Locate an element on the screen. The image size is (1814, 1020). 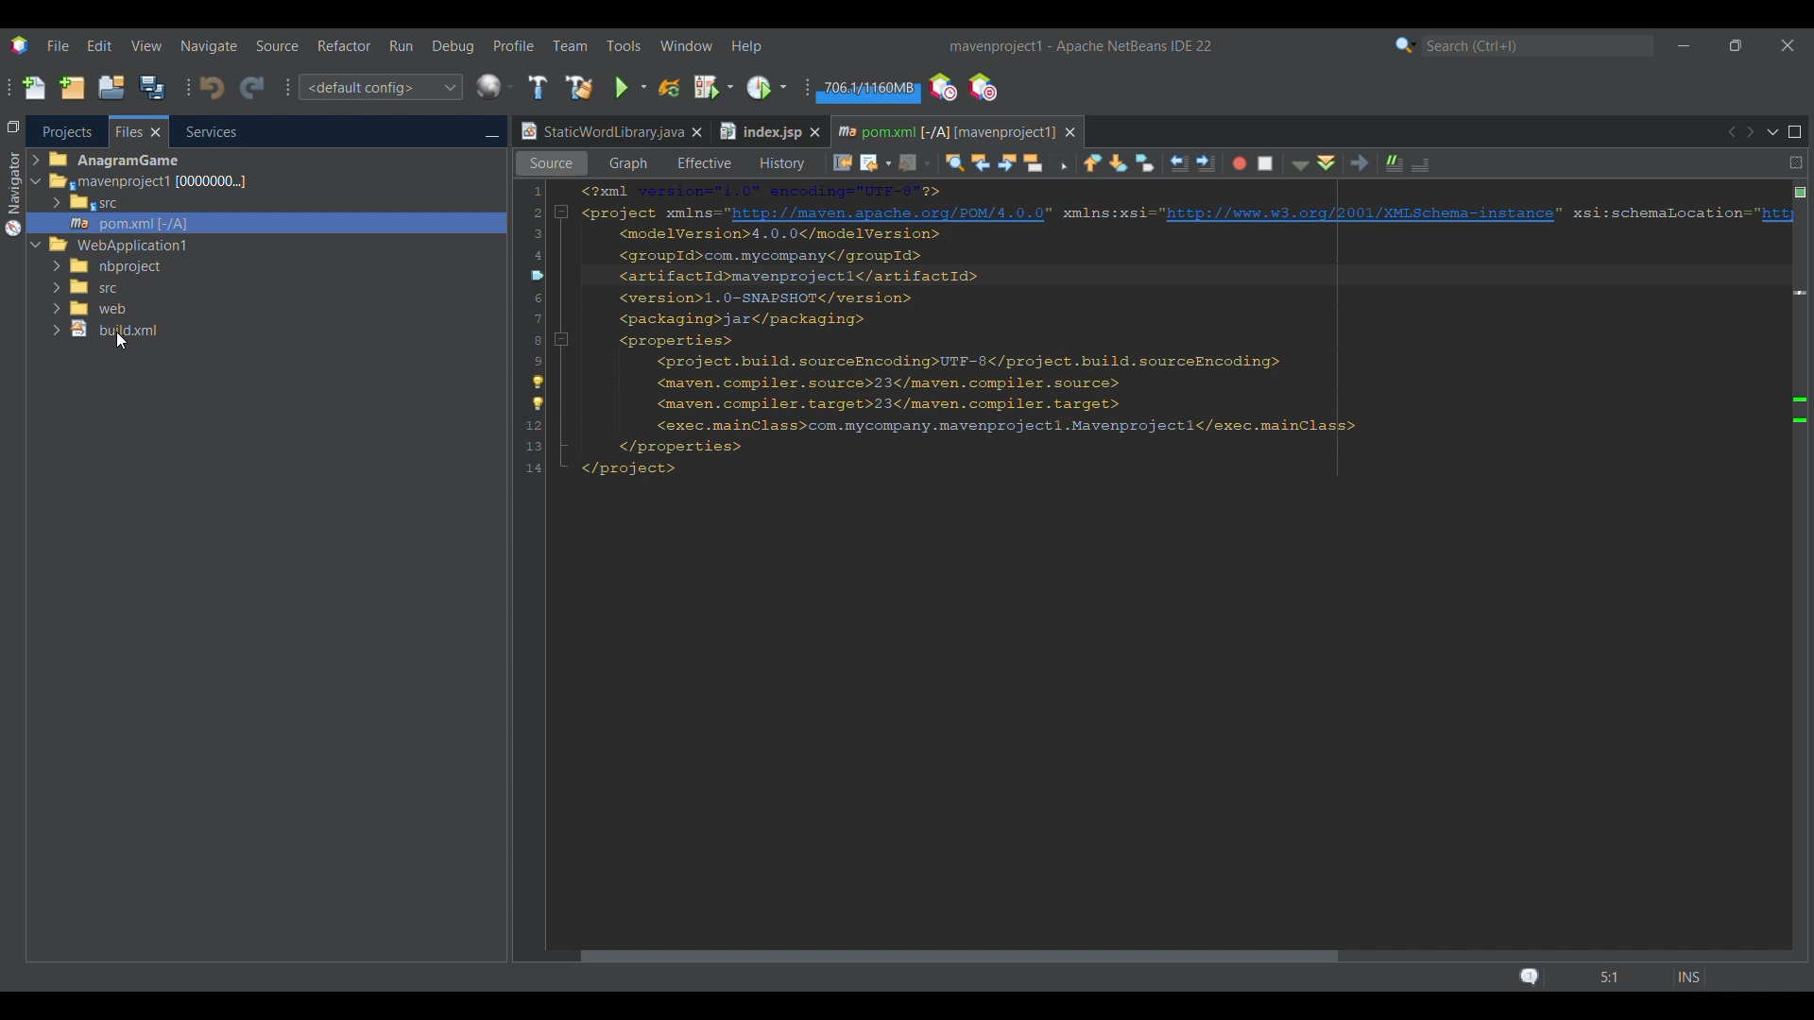
IDE's default browser is located at coordinates (495, 87).